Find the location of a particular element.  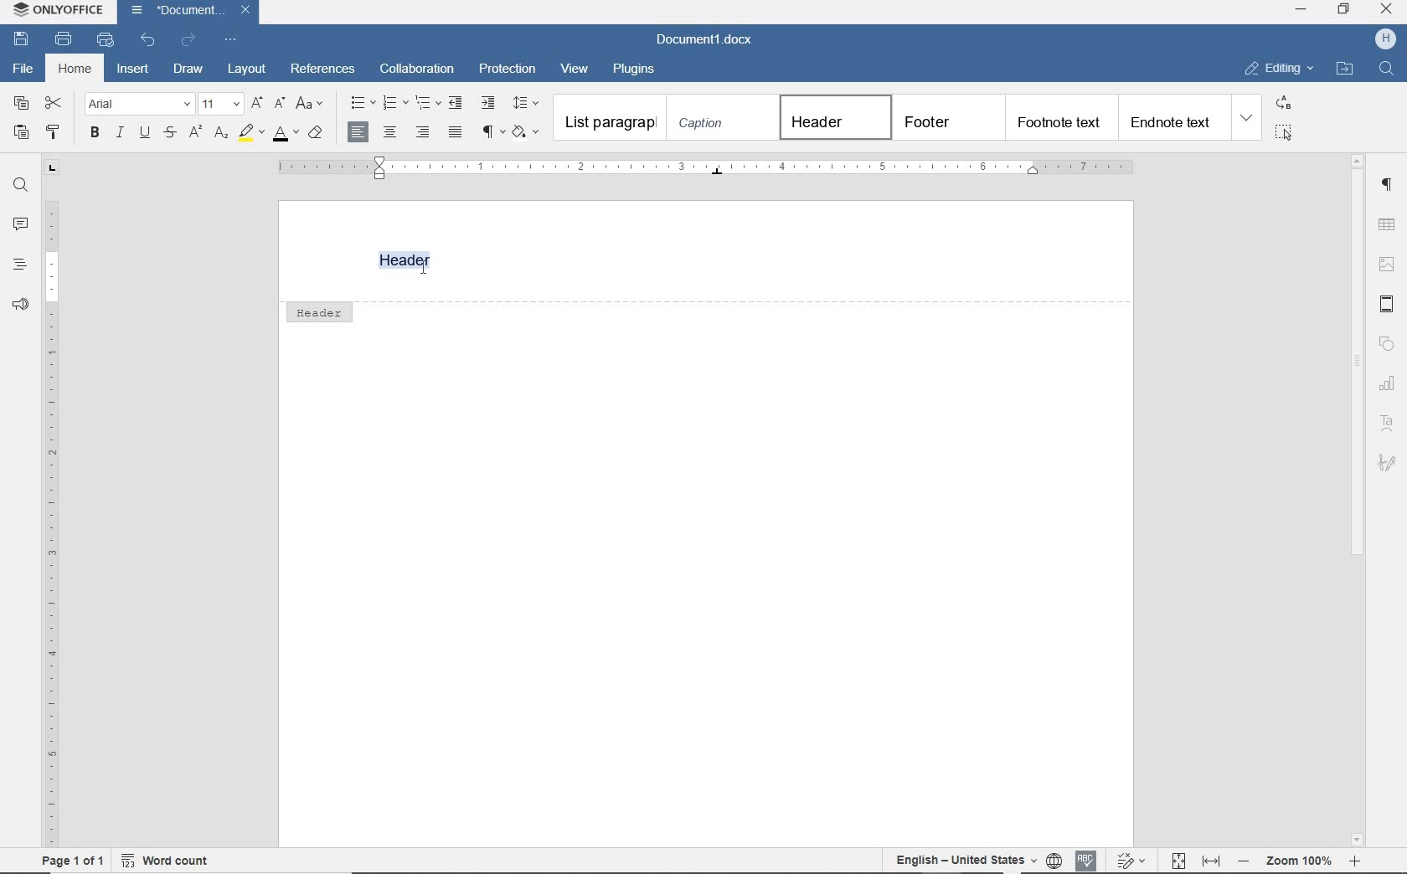

superscript is located at coordinates (193, 132).